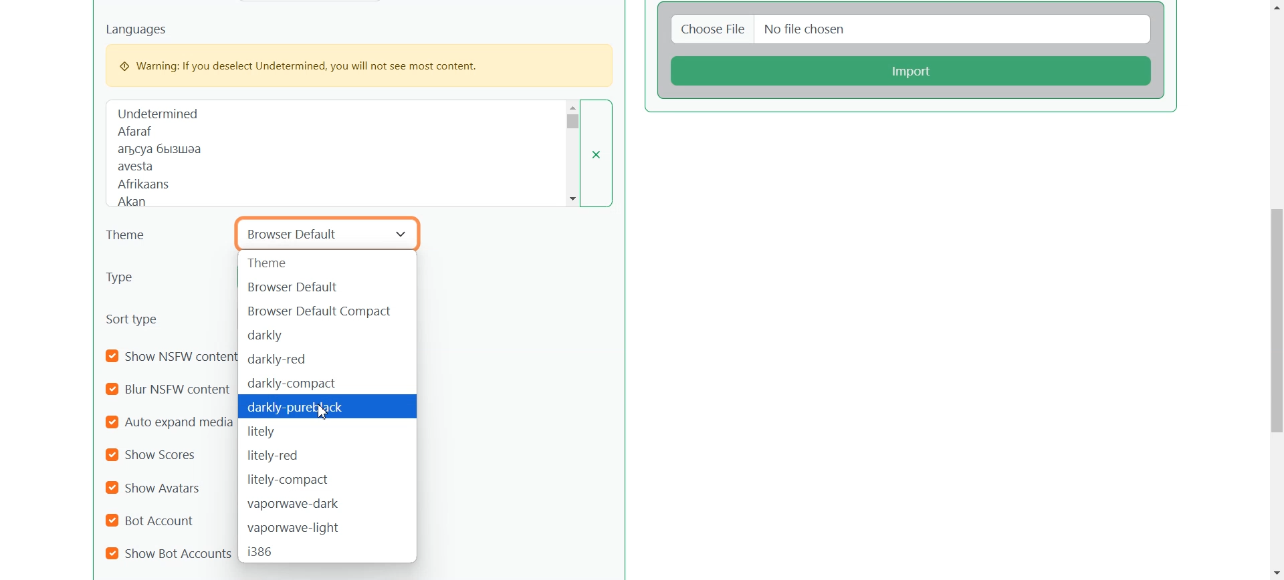  Describe the element at coordinates (328, 432) in the screenshot. I see `litely` at that location.